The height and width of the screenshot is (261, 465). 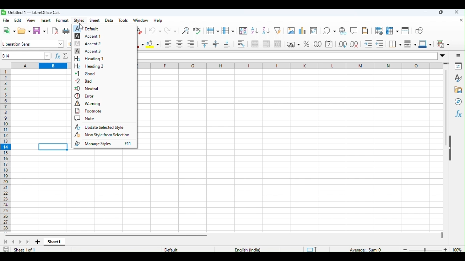 What do you see at coordinates (266, 43) in the screenshot?
I see `Merging` at bounding box center [266, 43].